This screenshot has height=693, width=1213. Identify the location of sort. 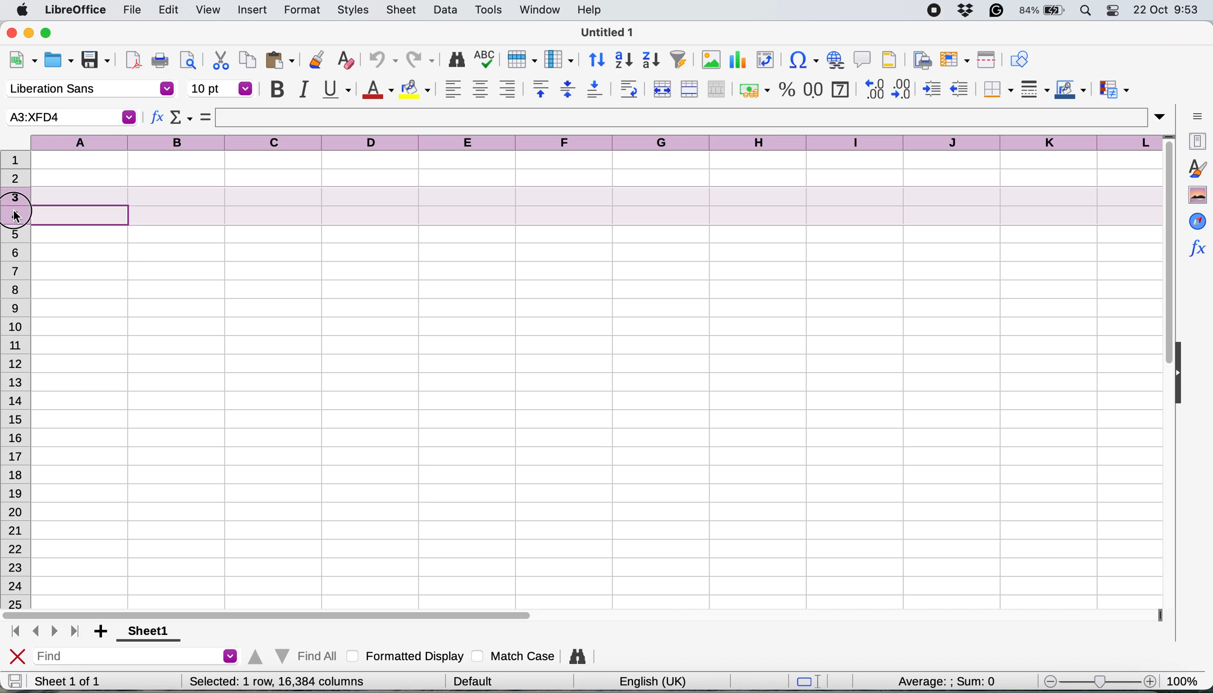
(597, 59).